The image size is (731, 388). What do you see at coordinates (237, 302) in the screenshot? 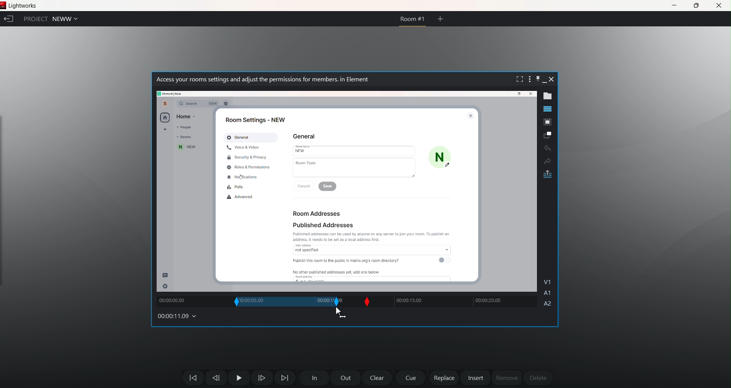
I see `In slip` at bounding box center [237, 302].